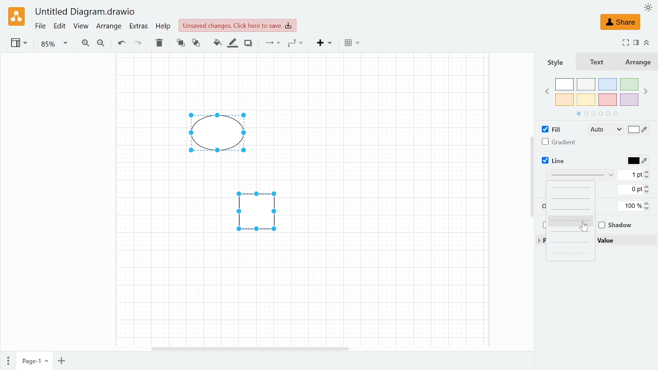 The image size is (658, 370). Describe the element at coordinates (138, 44) in the screenshot. I see `Redo` at that location.